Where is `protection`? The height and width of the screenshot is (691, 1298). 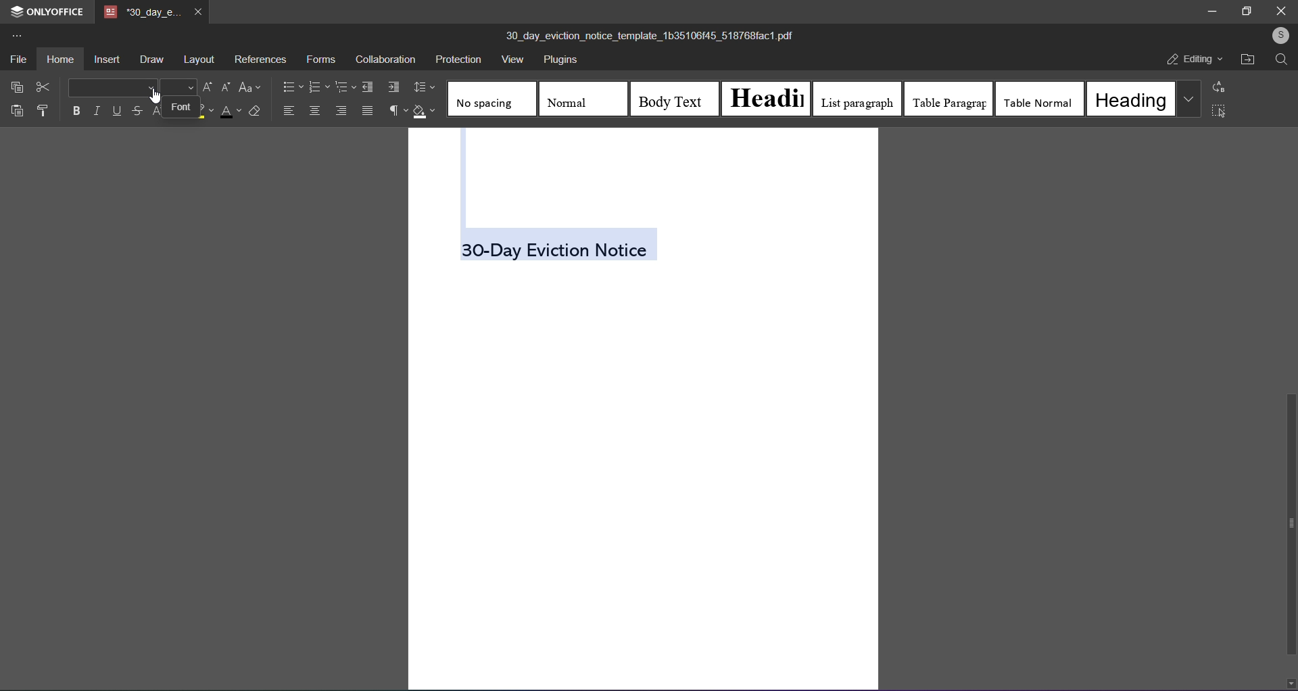
protection is located at coordinates (457, 58).